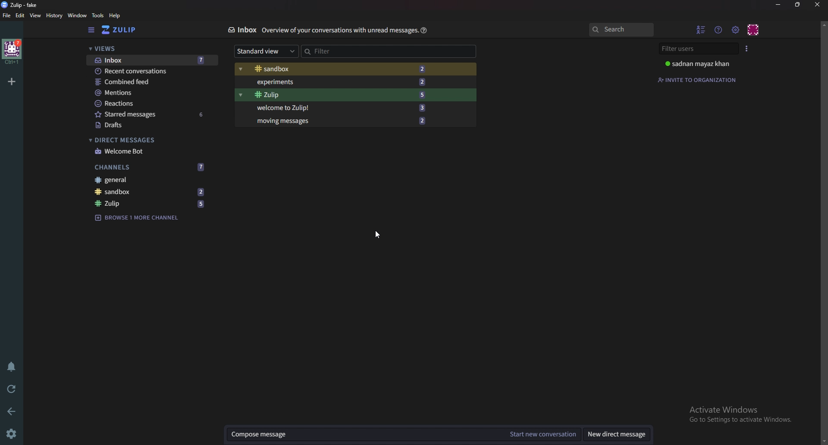 This screenshot has height=445, width=828. What do you see at coordinates (24, 5) in the screenshot?
I see `title` at bounding box center [24, 5].